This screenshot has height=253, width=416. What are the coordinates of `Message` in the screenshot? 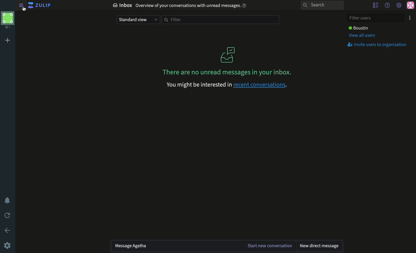 It's located at (203, 246).